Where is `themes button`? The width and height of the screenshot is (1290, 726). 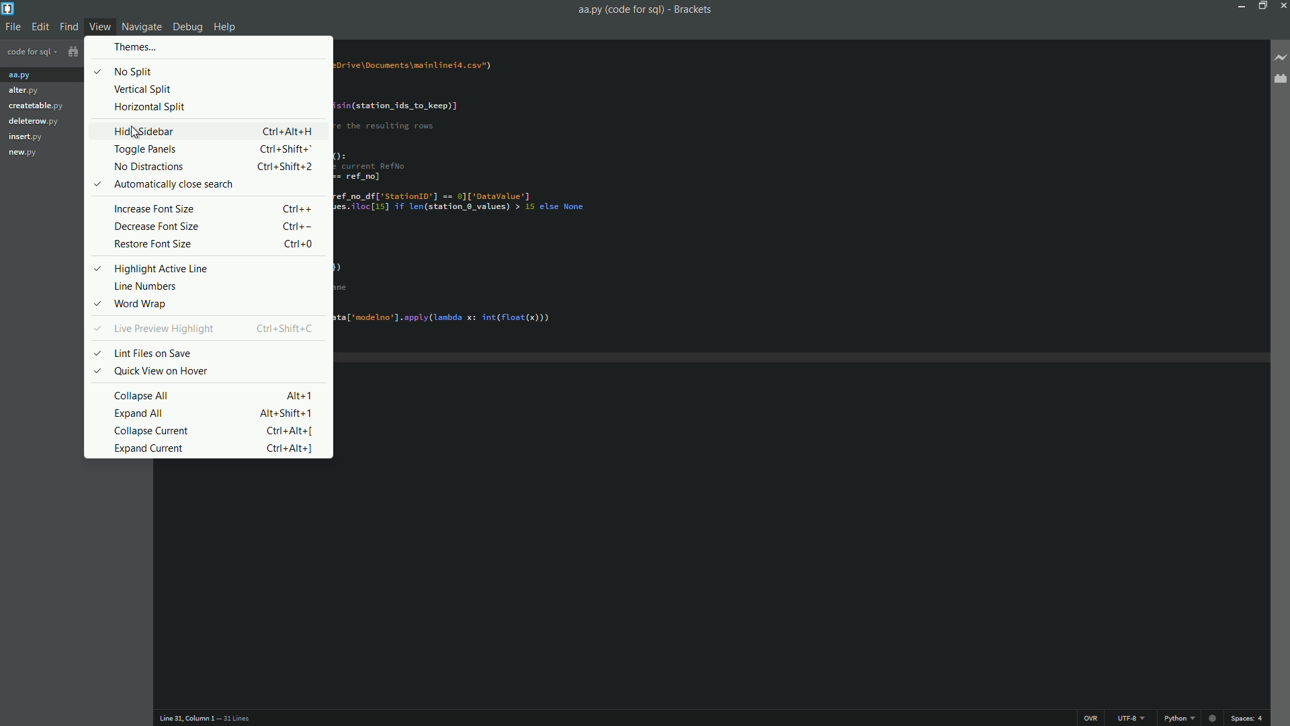 themes button is located at coordinates (132, 48).